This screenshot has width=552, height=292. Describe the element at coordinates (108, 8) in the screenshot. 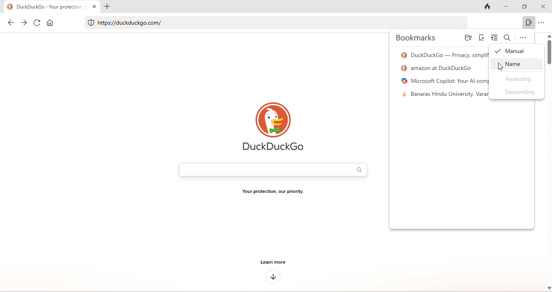

I see `add` at that location.